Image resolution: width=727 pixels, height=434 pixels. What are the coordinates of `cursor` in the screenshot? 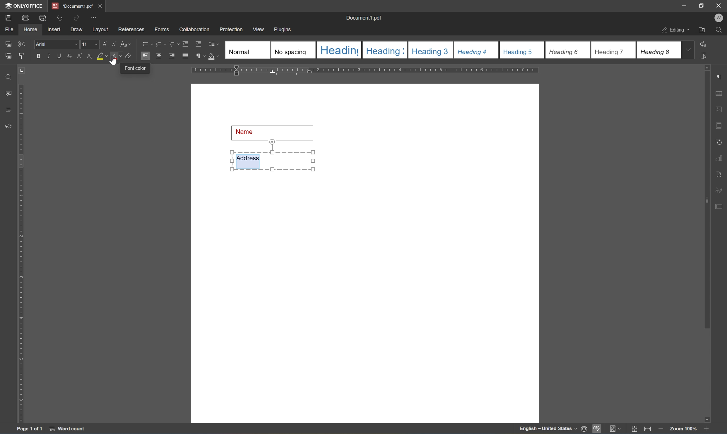 It's located at (114, 61).